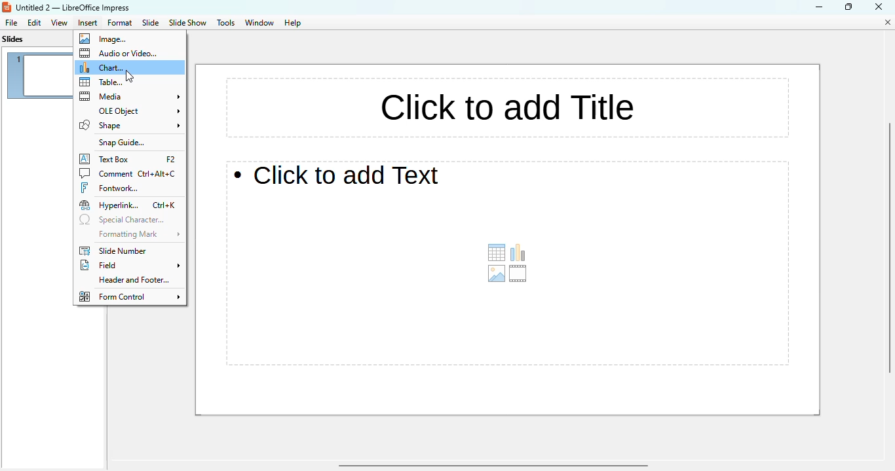 This screenshot has width=895, height=471. I want to click on slide, so click(151, 22).